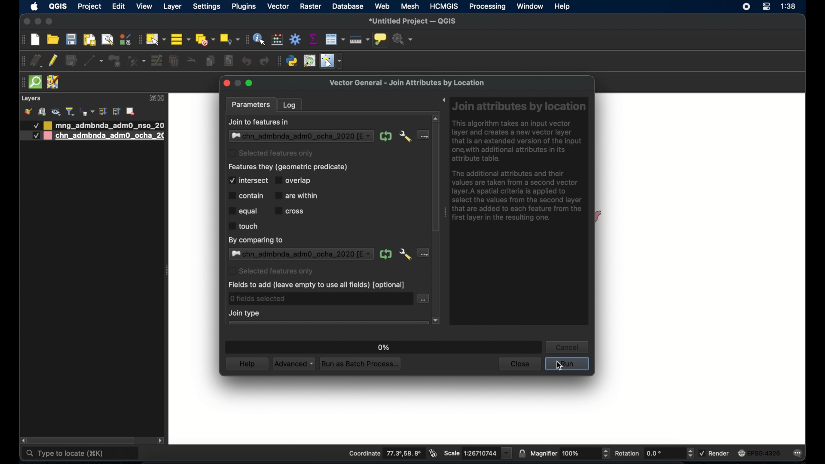 The height and width of the screenshot is (464, 825). Describe the element at coordinates (274, 153) in the screenshot. I see `selected features only` at that location.